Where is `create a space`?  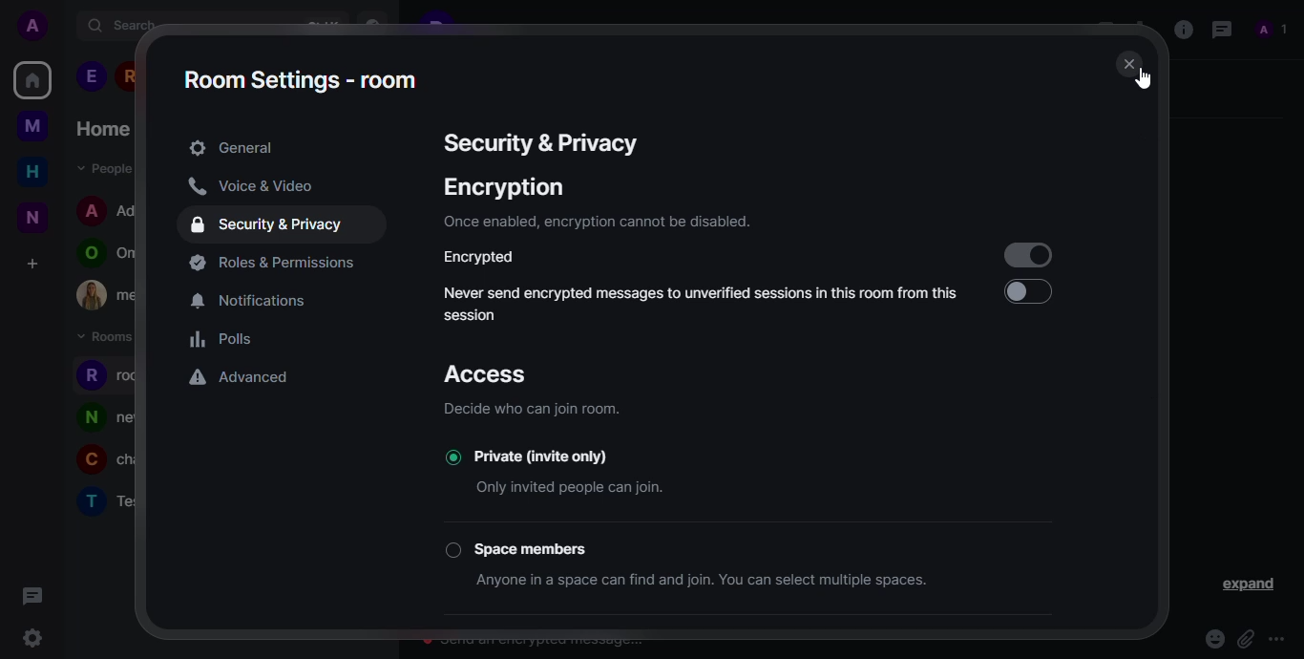 create a space is located at coordinates (33, 264).